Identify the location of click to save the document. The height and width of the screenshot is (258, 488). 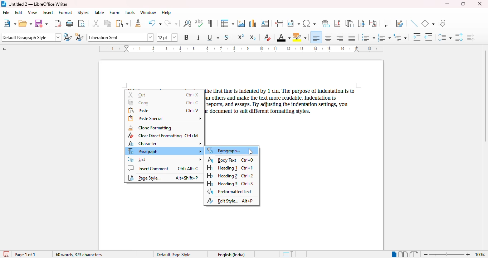
(6, 254).